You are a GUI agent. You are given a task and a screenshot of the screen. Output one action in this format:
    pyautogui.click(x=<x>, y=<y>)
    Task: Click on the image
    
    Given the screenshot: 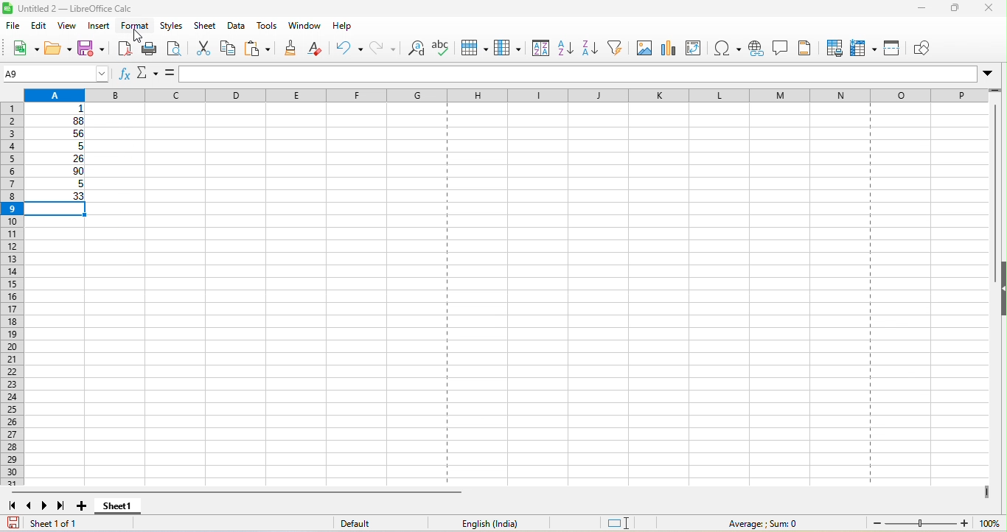 What is the action you would take?
    pyautogui.click(x=643, y=47)
    